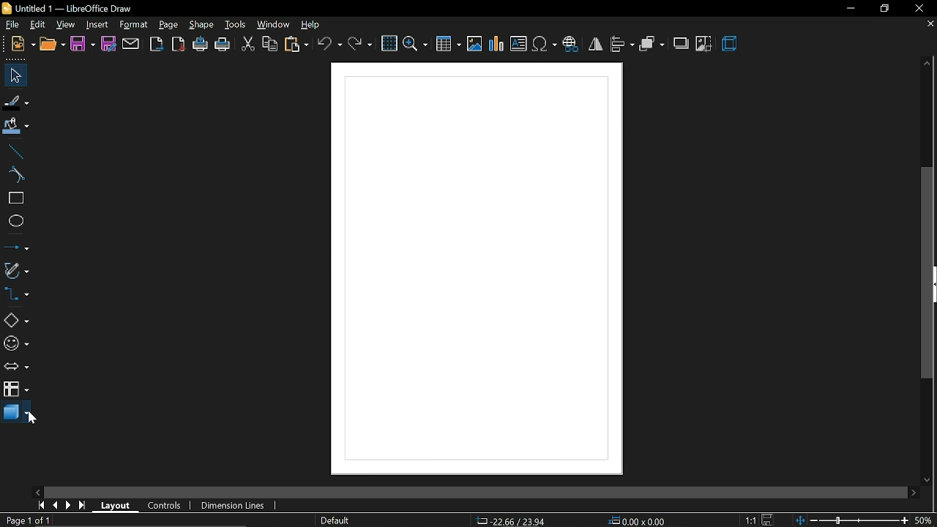 The width and height of the screenshot is (937, 527). What do you see at coordinates (13, 220) in the screenshot?
I see `ellipse` at bounding box center [13, 220].